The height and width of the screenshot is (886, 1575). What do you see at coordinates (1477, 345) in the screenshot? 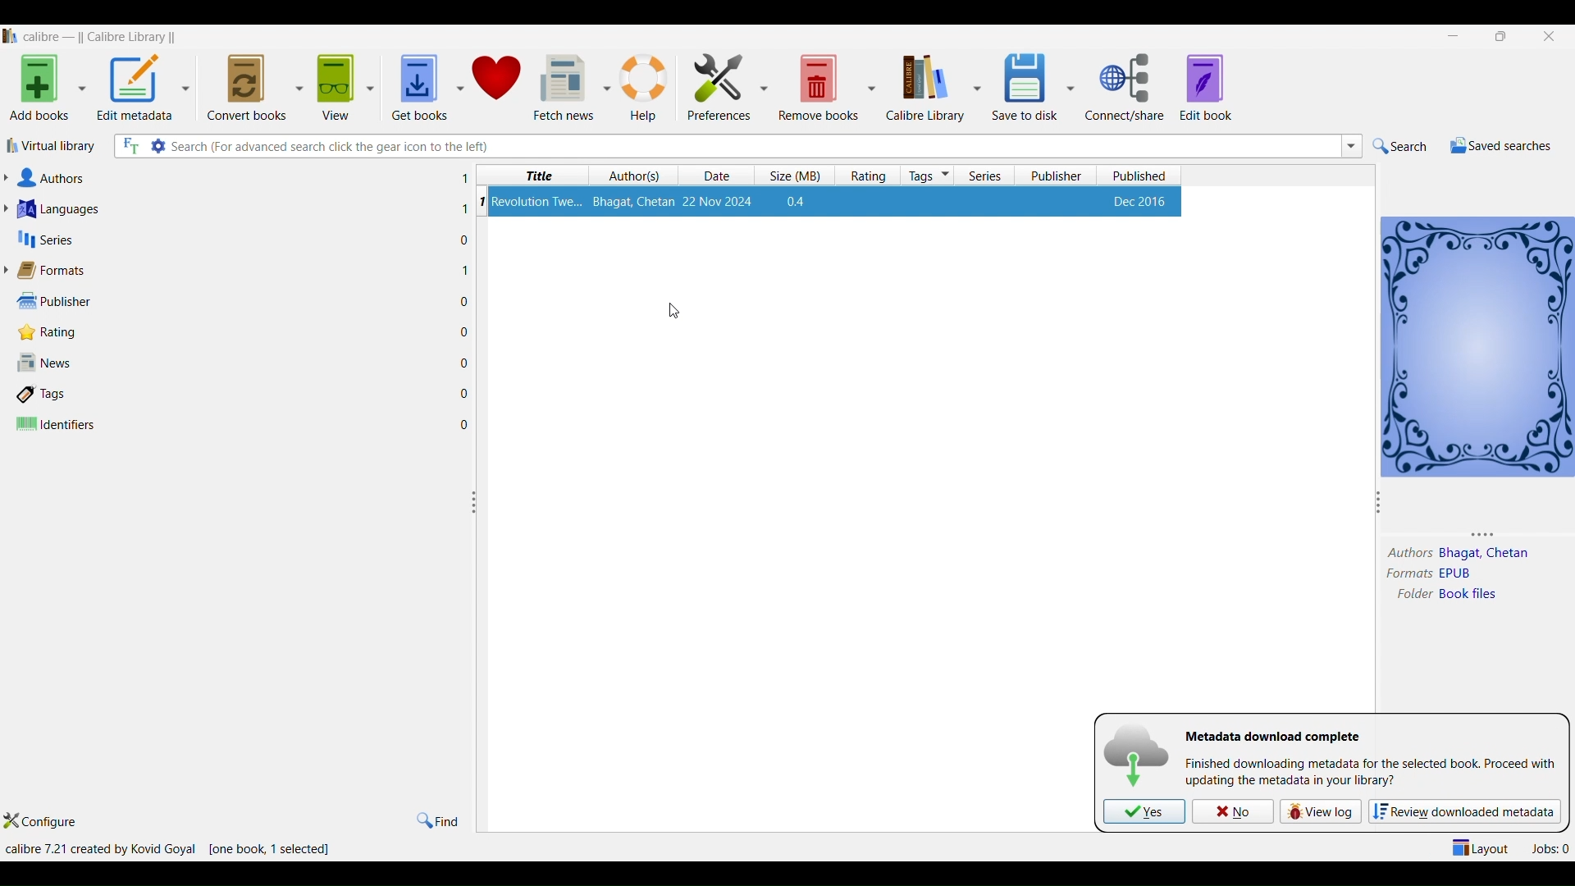
I see `book details window view icon` at bounding box center [1477, 345].